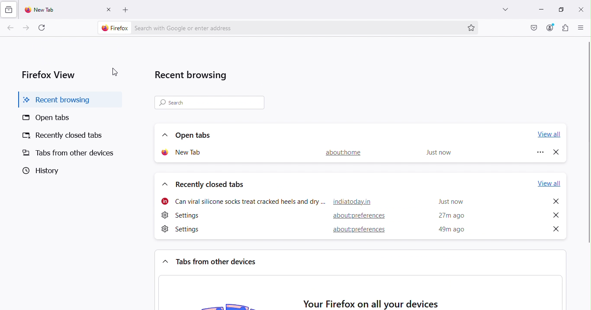 The width and height of the screenshot is (591, 310). What do you see at coordinates (537, 152) in the screenshot?
I see `Options for new tab` at bounding box center [537, 152].